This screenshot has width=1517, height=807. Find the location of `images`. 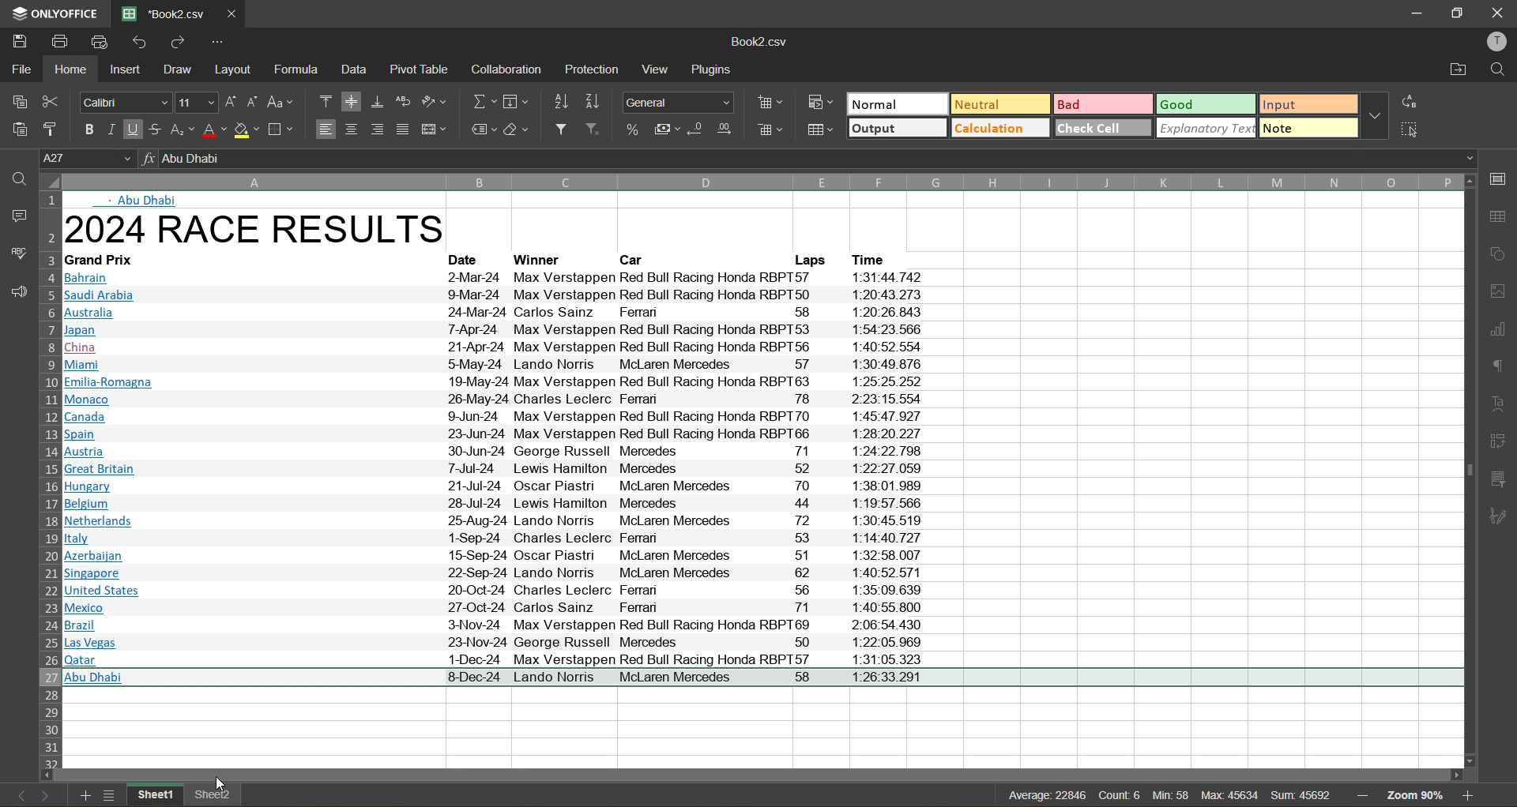

images is located at coordinates (1499, 291).